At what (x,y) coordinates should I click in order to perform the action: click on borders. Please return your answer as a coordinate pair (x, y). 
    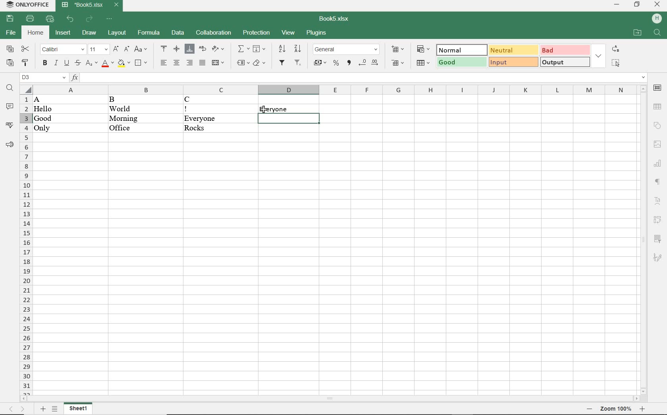
    Looking at the image, I should click on (142, 63).